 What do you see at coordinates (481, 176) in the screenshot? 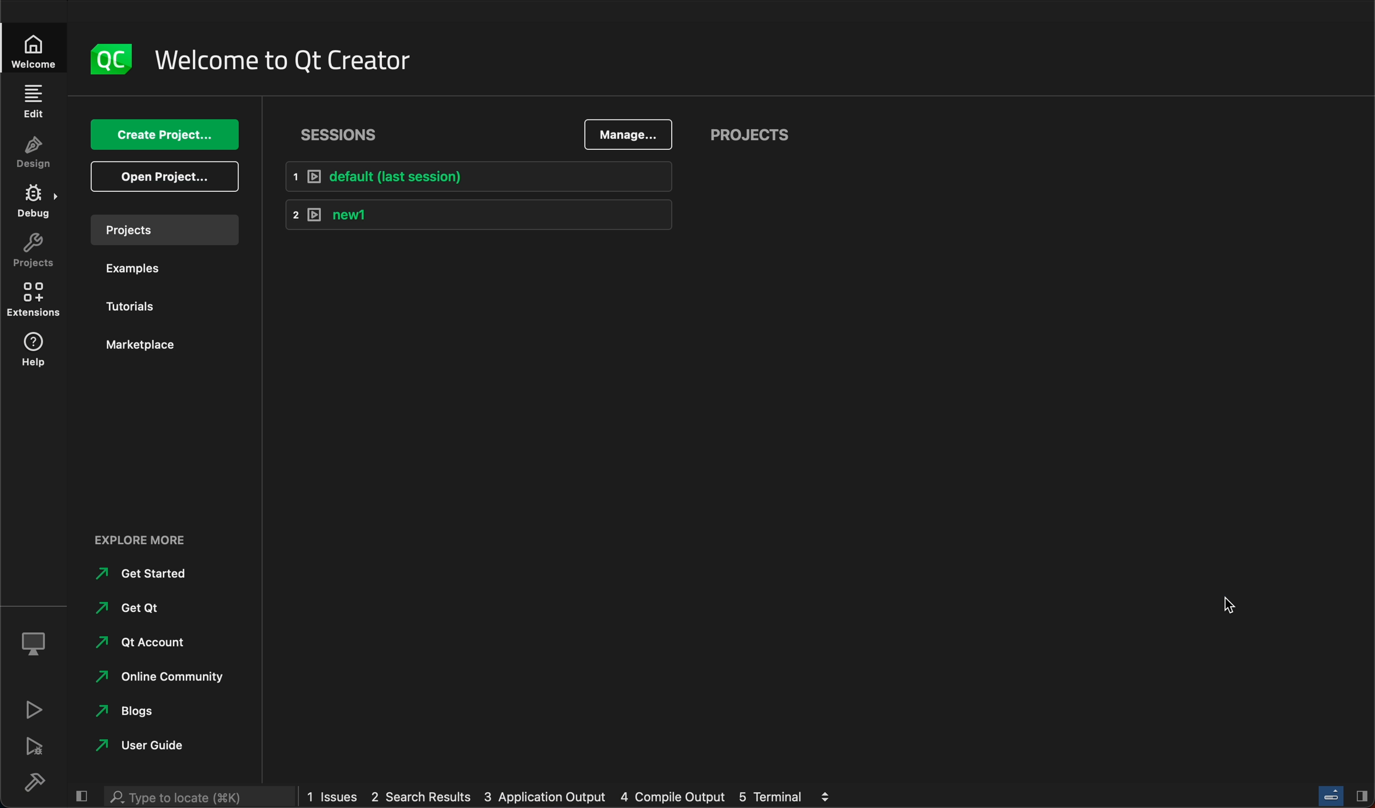
I see `1 default (last session)` at bounding box center [481, 176].